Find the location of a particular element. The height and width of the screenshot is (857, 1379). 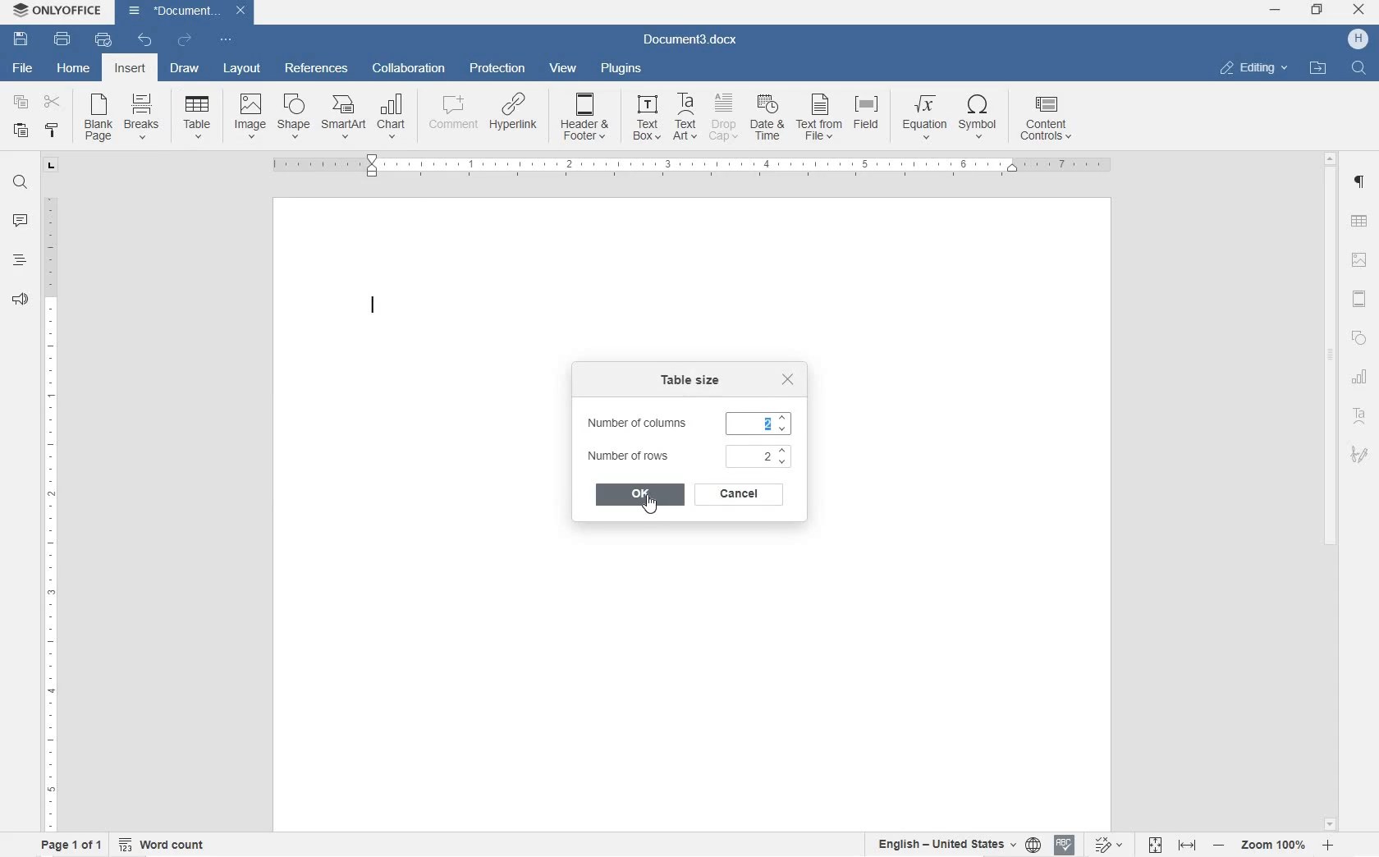

insert table is located at coordinates (197, 117).